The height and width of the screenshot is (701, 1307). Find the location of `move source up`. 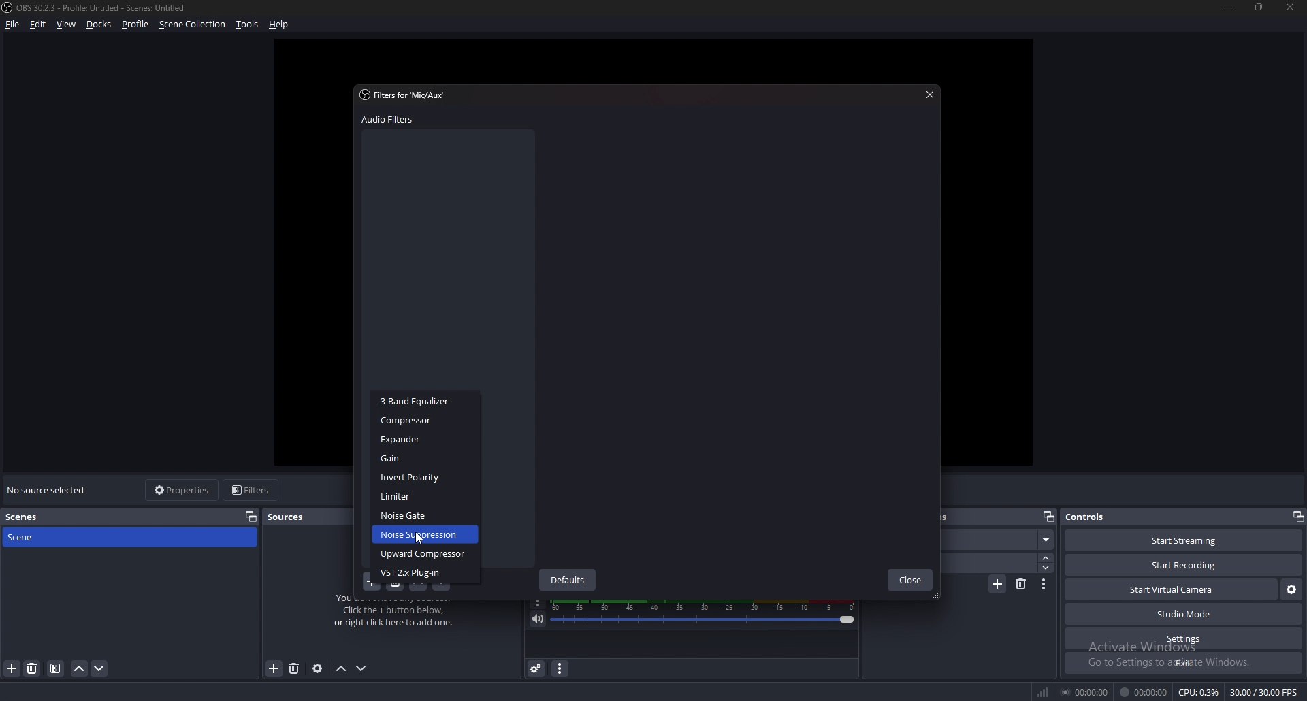

move source up is located at coordinates (341, 669).